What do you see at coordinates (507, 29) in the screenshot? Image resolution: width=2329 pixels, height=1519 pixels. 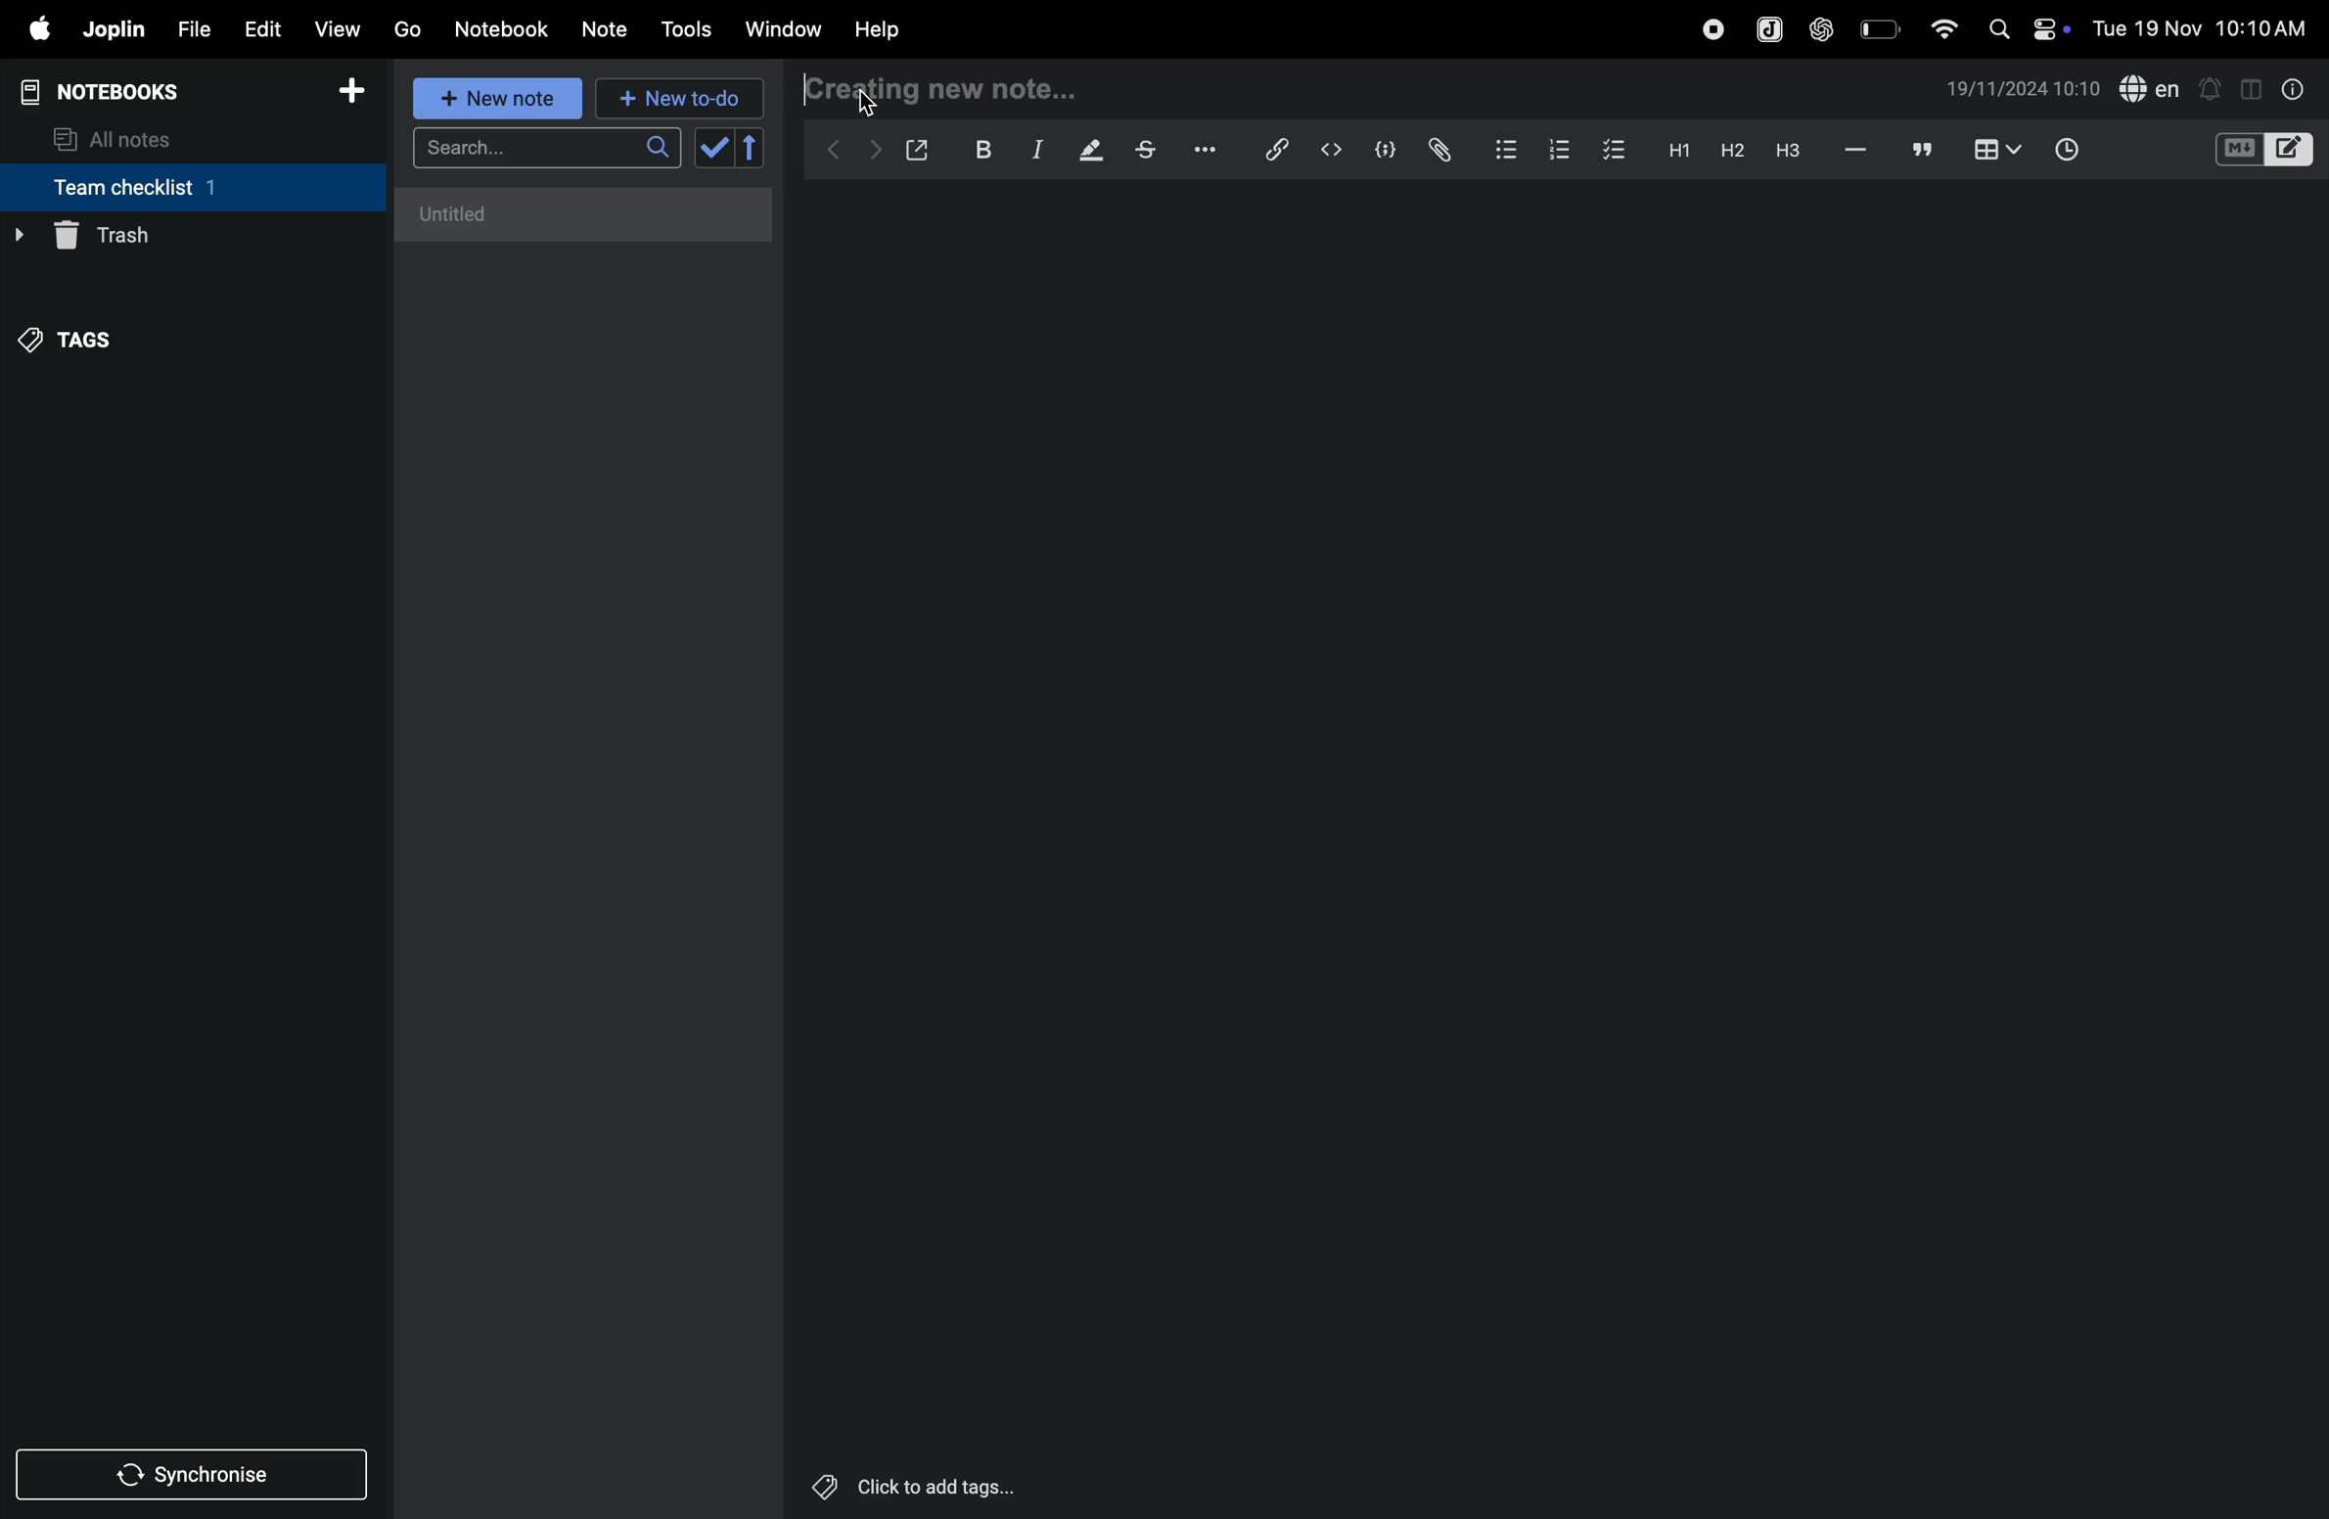 I see `Notebook` at bounding box center [507, 29].